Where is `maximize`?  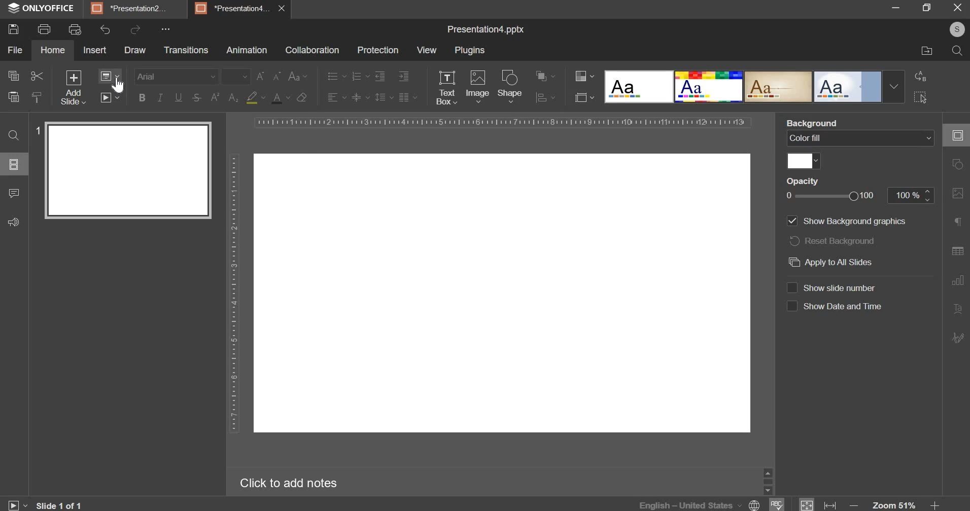 maximize is located at coordinates (928, 7).